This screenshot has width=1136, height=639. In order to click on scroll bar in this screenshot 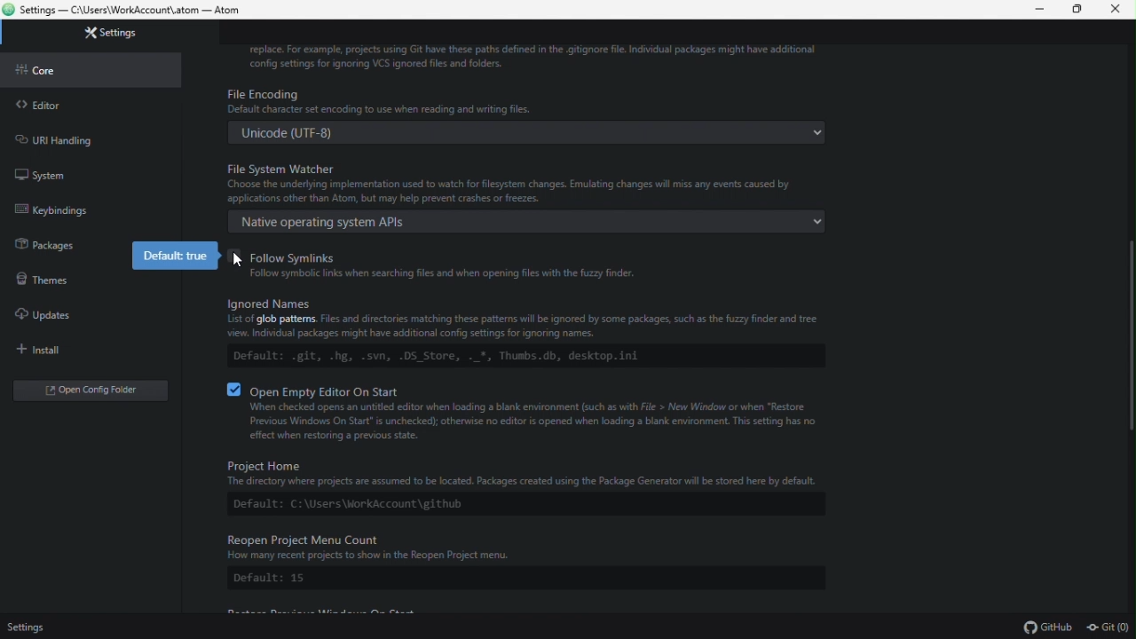, I will do `click(1128, 337)`.